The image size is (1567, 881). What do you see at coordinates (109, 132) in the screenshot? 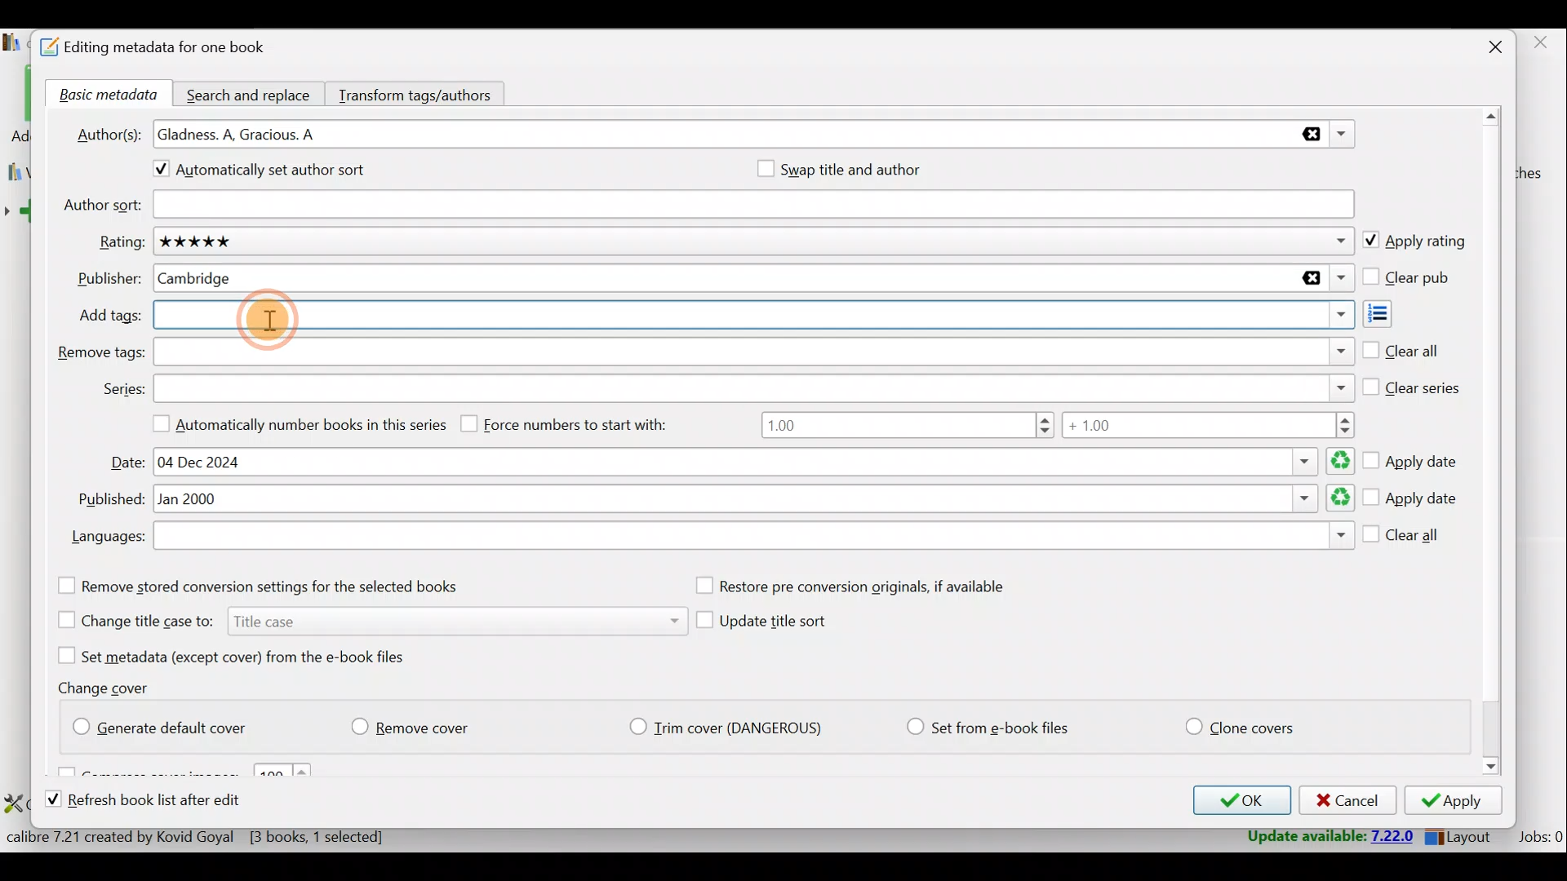
I see `Author(s):` at bounding box center [109, 132].